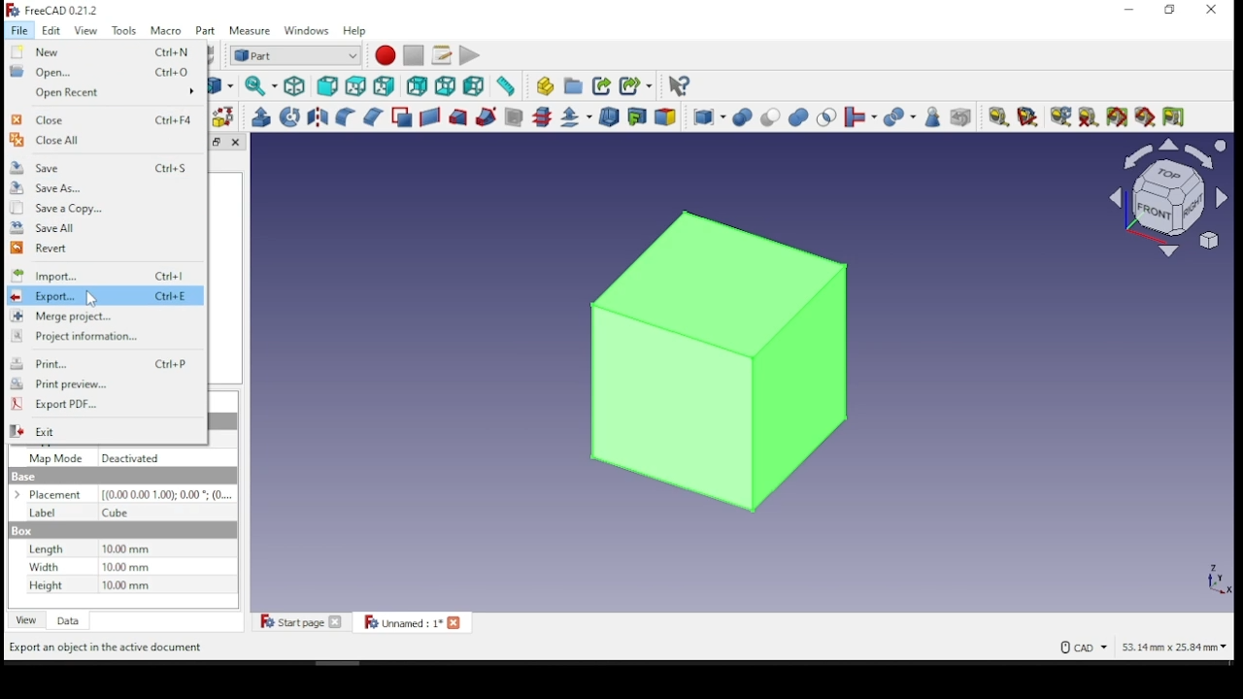  I want to click on switch between workbenches, so click(296, 56).